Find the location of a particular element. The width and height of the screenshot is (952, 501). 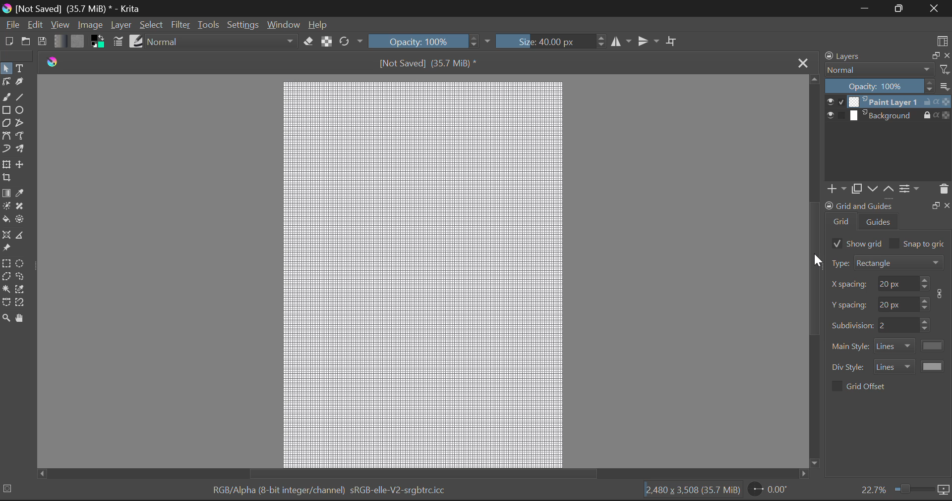

spacing y is located at coordinates (850, 304).